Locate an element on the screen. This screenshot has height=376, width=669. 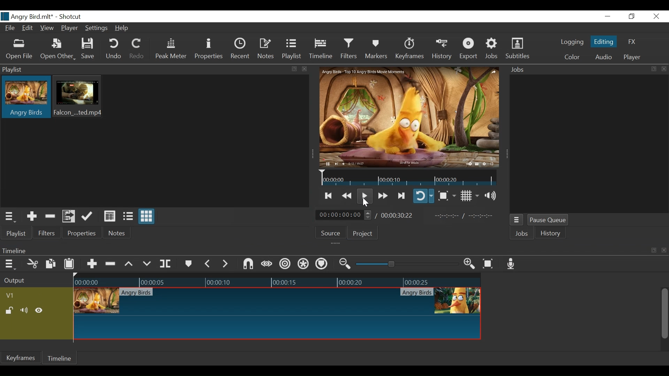
Properties is located at coordinates (209, 50).